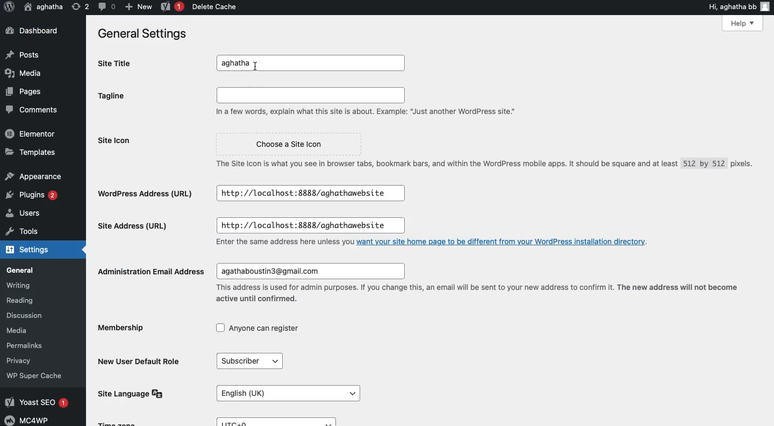 The height and width of the screenshot is (426, 774). I want to click on Elementor, so click(28, 133).